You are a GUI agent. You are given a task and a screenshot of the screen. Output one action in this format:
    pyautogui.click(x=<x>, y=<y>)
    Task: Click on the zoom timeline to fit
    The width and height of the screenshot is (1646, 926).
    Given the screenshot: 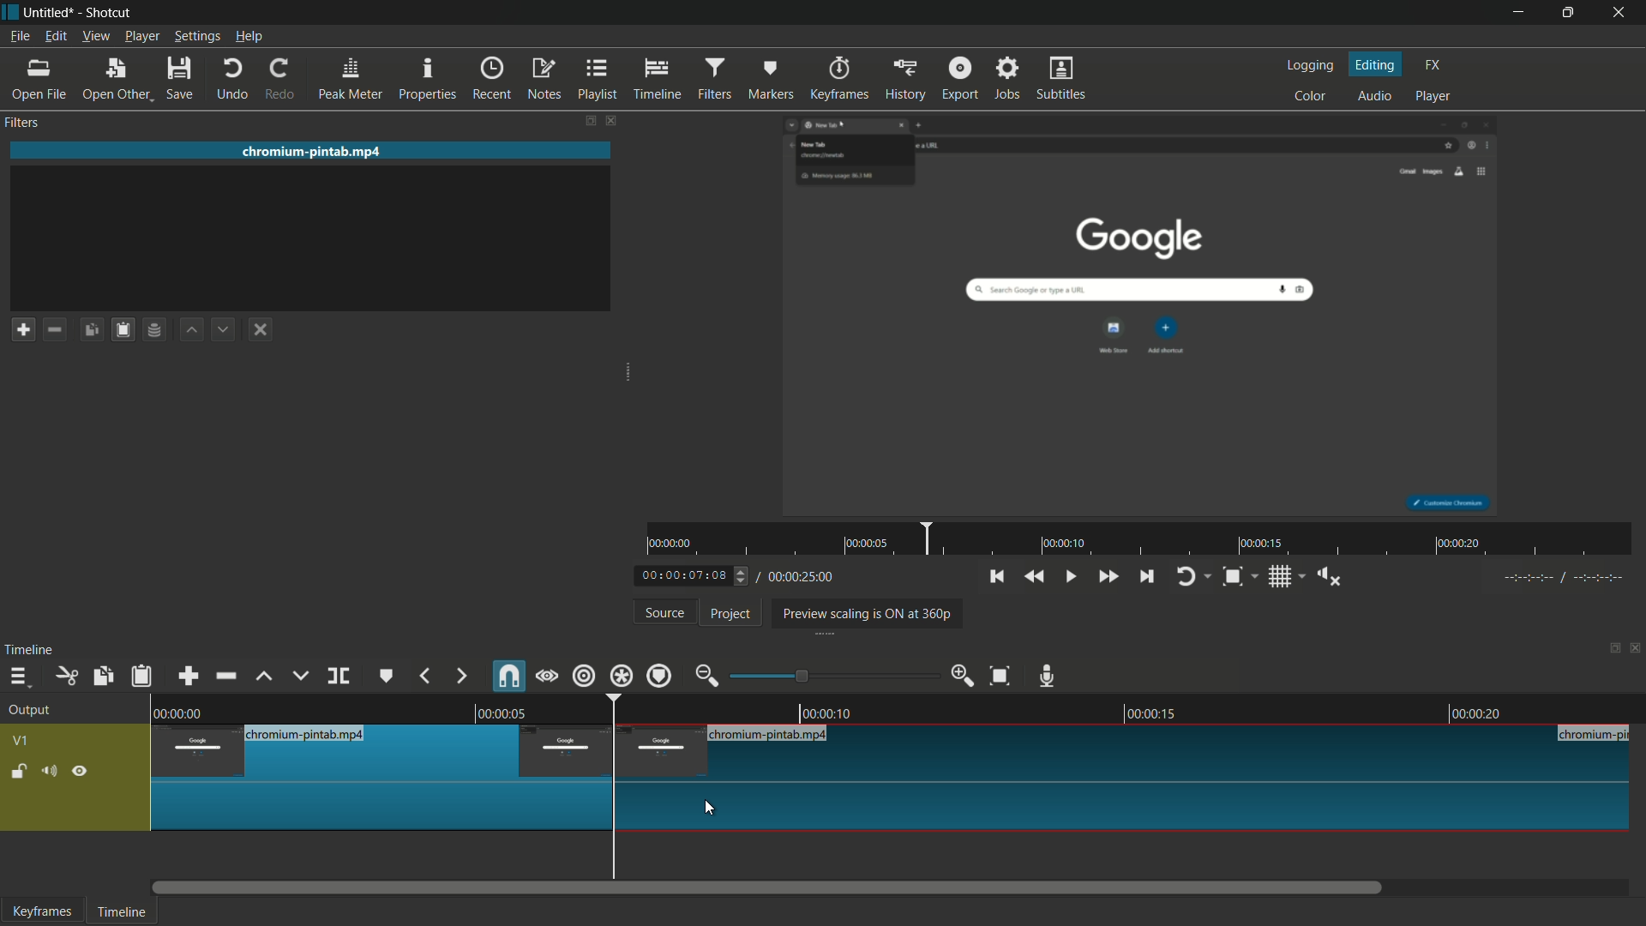 What is the action you would take?
    pyautogui.click(x=1004, y=675)
    